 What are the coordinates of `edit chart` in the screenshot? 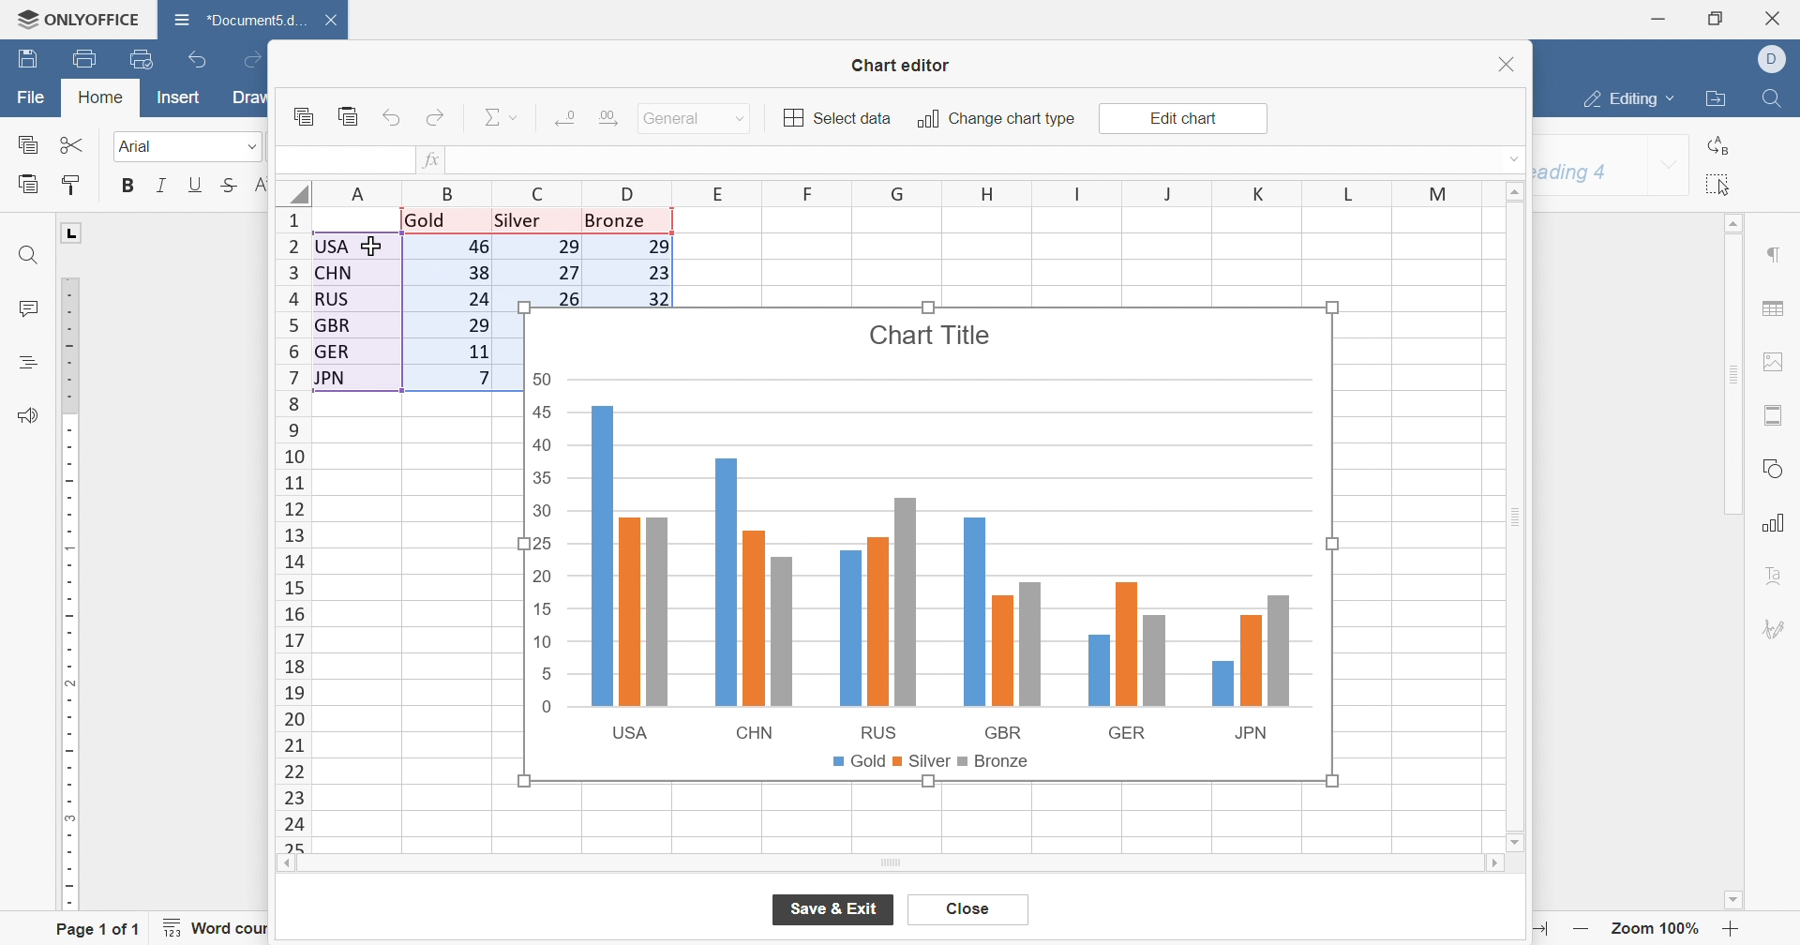 It's located at (1181, 119).